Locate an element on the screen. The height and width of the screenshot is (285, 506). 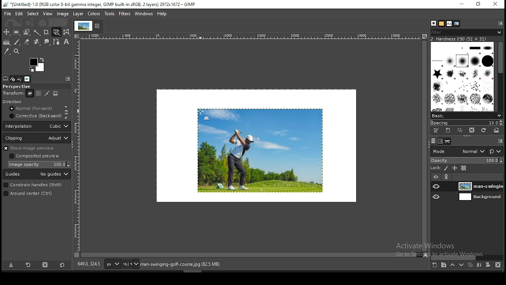
wrap transform is located at coordinates (67, 32).